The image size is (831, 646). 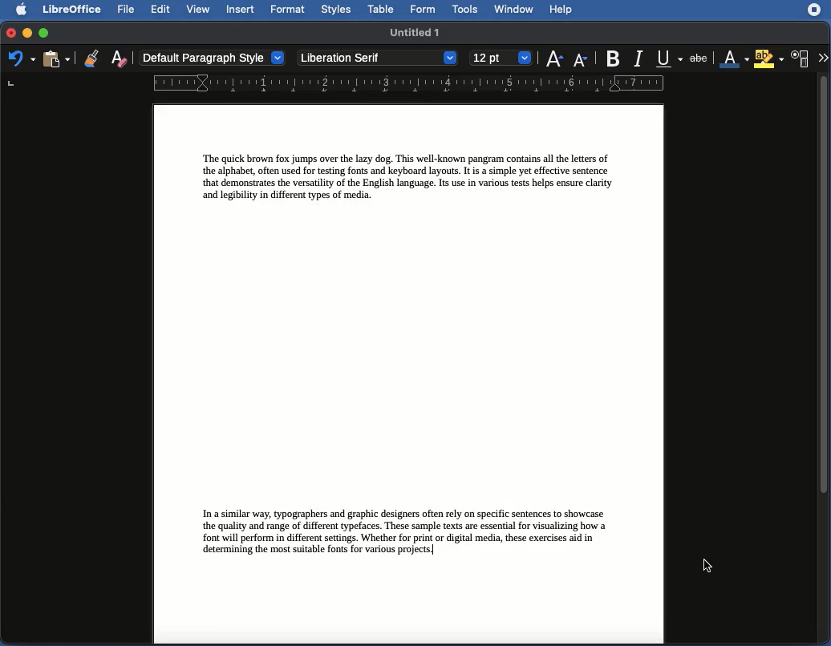 What do you see at coordinates (213, 59) in the screenshot?
I see `Default paragraph styl` at bounding box center [213, 59].